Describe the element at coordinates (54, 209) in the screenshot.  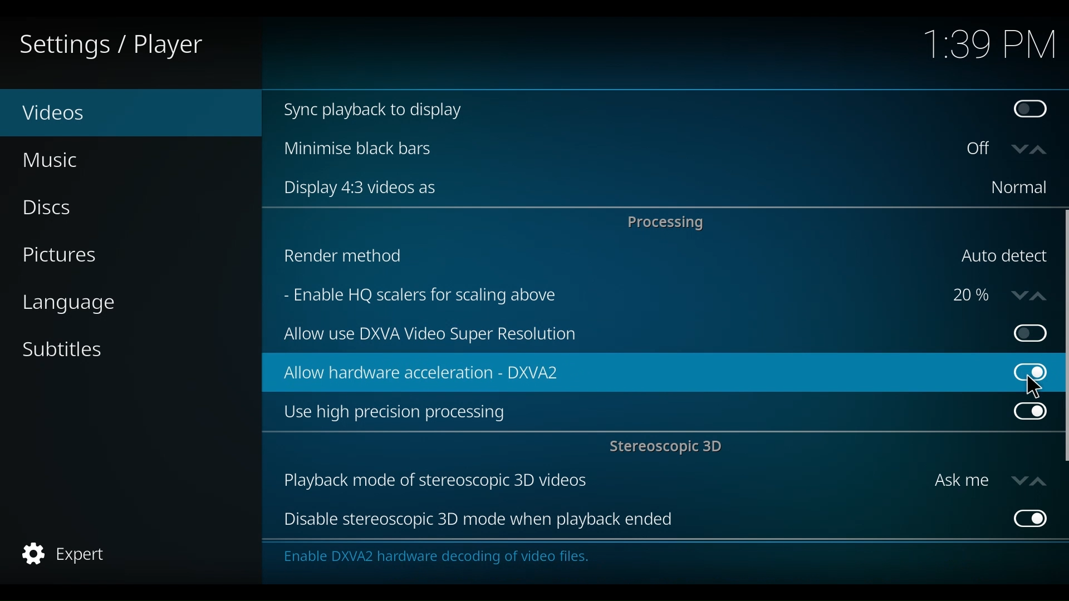
I see `Discs` at that location.